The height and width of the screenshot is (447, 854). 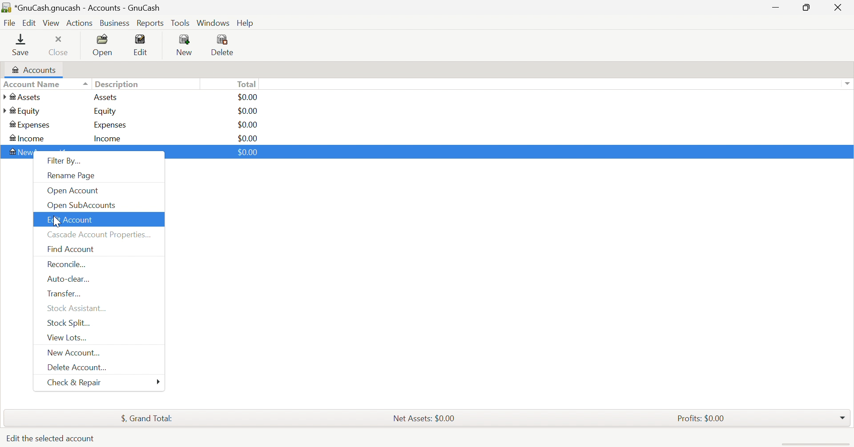 What do you see at coordinates (151, 23) in the screenshot?
I see `Reports` at bounding box center [151, 23].